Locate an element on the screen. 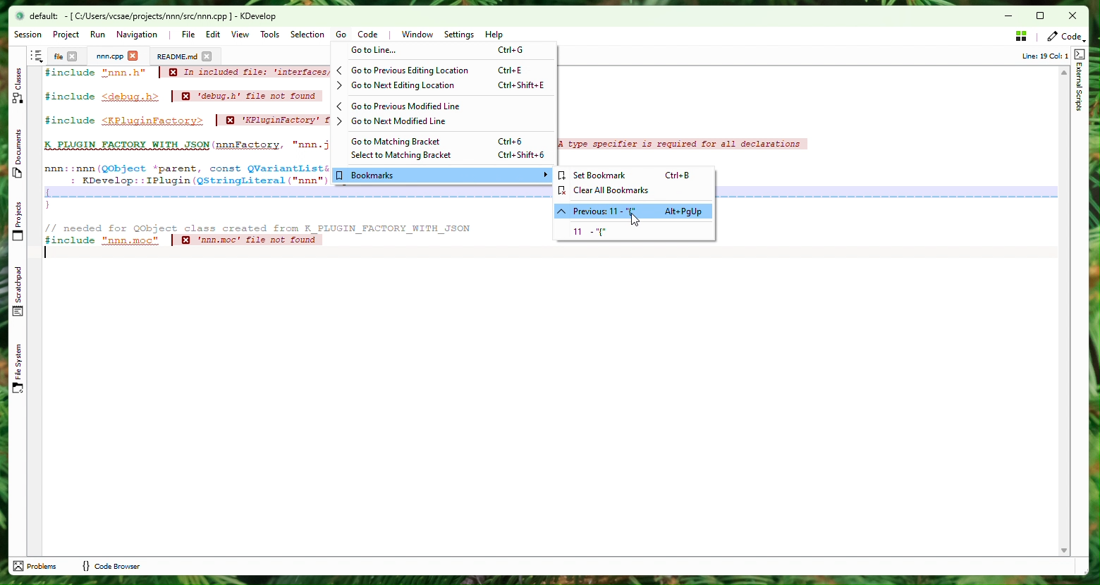 The width and height of the screenshot is (1100, 585). Code is located at coordinates (1063, 37).